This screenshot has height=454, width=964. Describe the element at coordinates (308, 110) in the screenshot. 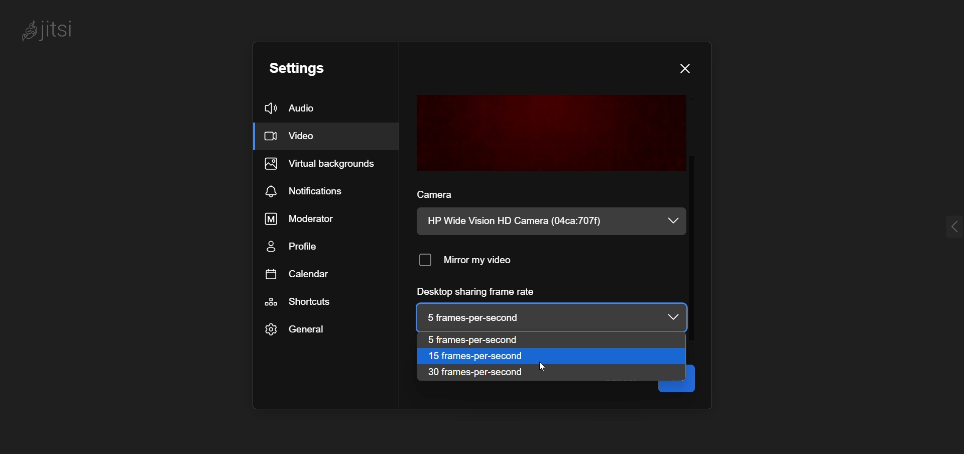

I see `audio` at that location.